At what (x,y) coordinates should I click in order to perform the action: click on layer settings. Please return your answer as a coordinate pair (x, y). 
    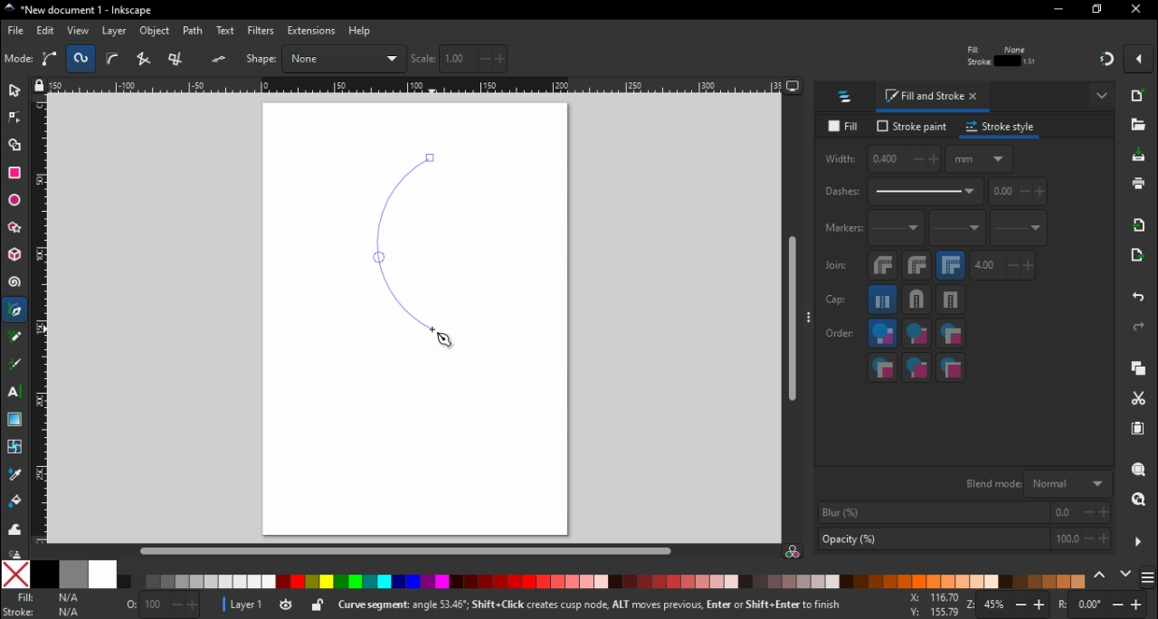
    Looking at the image, I should click on (273, 605).